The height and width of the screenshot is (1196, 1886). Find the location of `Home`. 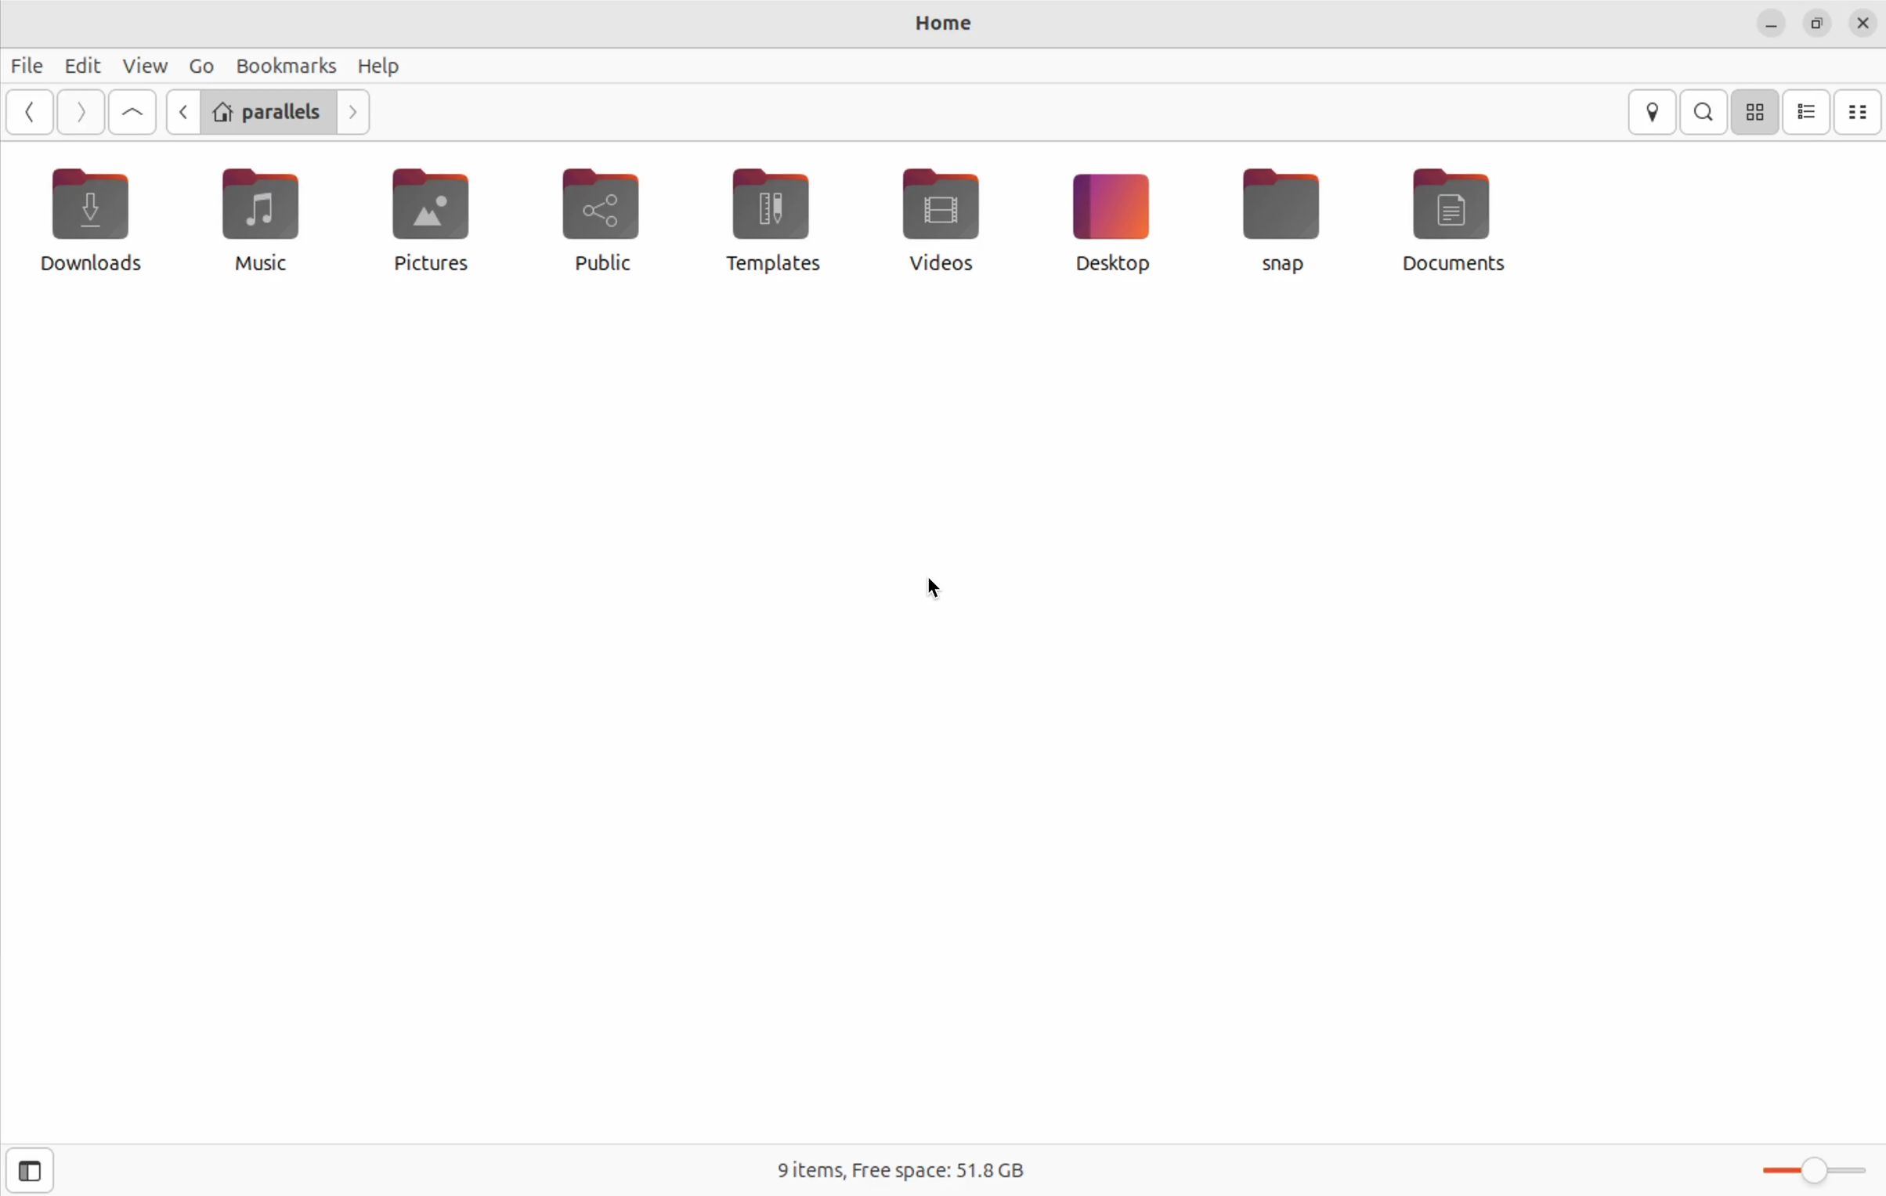

Home is located at coordinates (941, 26).